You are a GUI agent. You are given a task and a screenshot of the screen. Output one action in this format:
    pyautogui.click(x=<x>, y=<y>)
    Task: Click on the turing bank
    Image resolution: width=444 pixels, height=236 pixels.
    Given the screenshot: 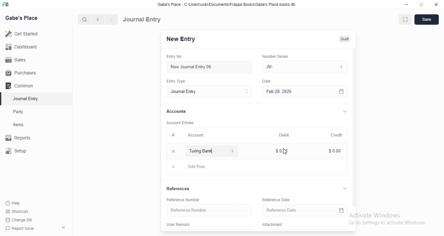 What is the action you would take?
    pyautogui.click(x=211, y=152)
    